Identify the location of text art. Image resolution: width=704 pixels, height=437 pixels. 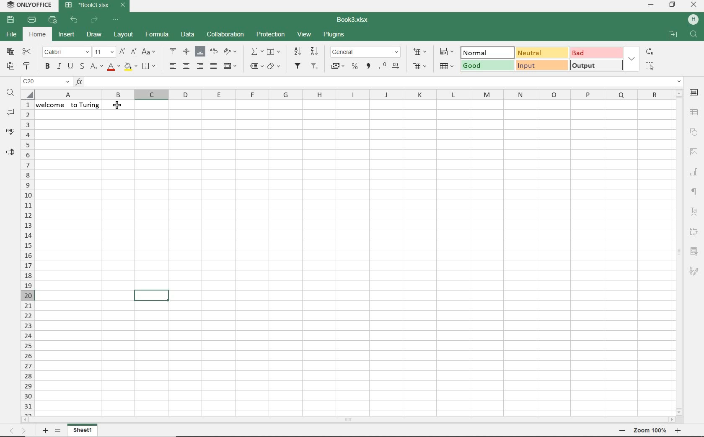
(694, 213).